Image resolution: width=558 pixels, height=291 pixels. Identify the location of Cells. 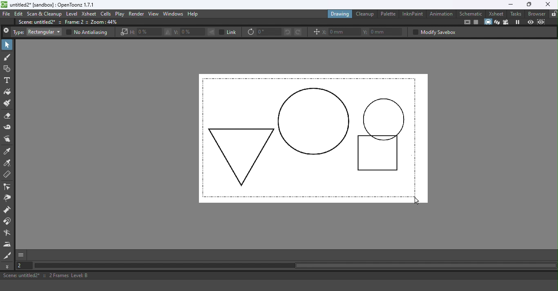
(106, 13).